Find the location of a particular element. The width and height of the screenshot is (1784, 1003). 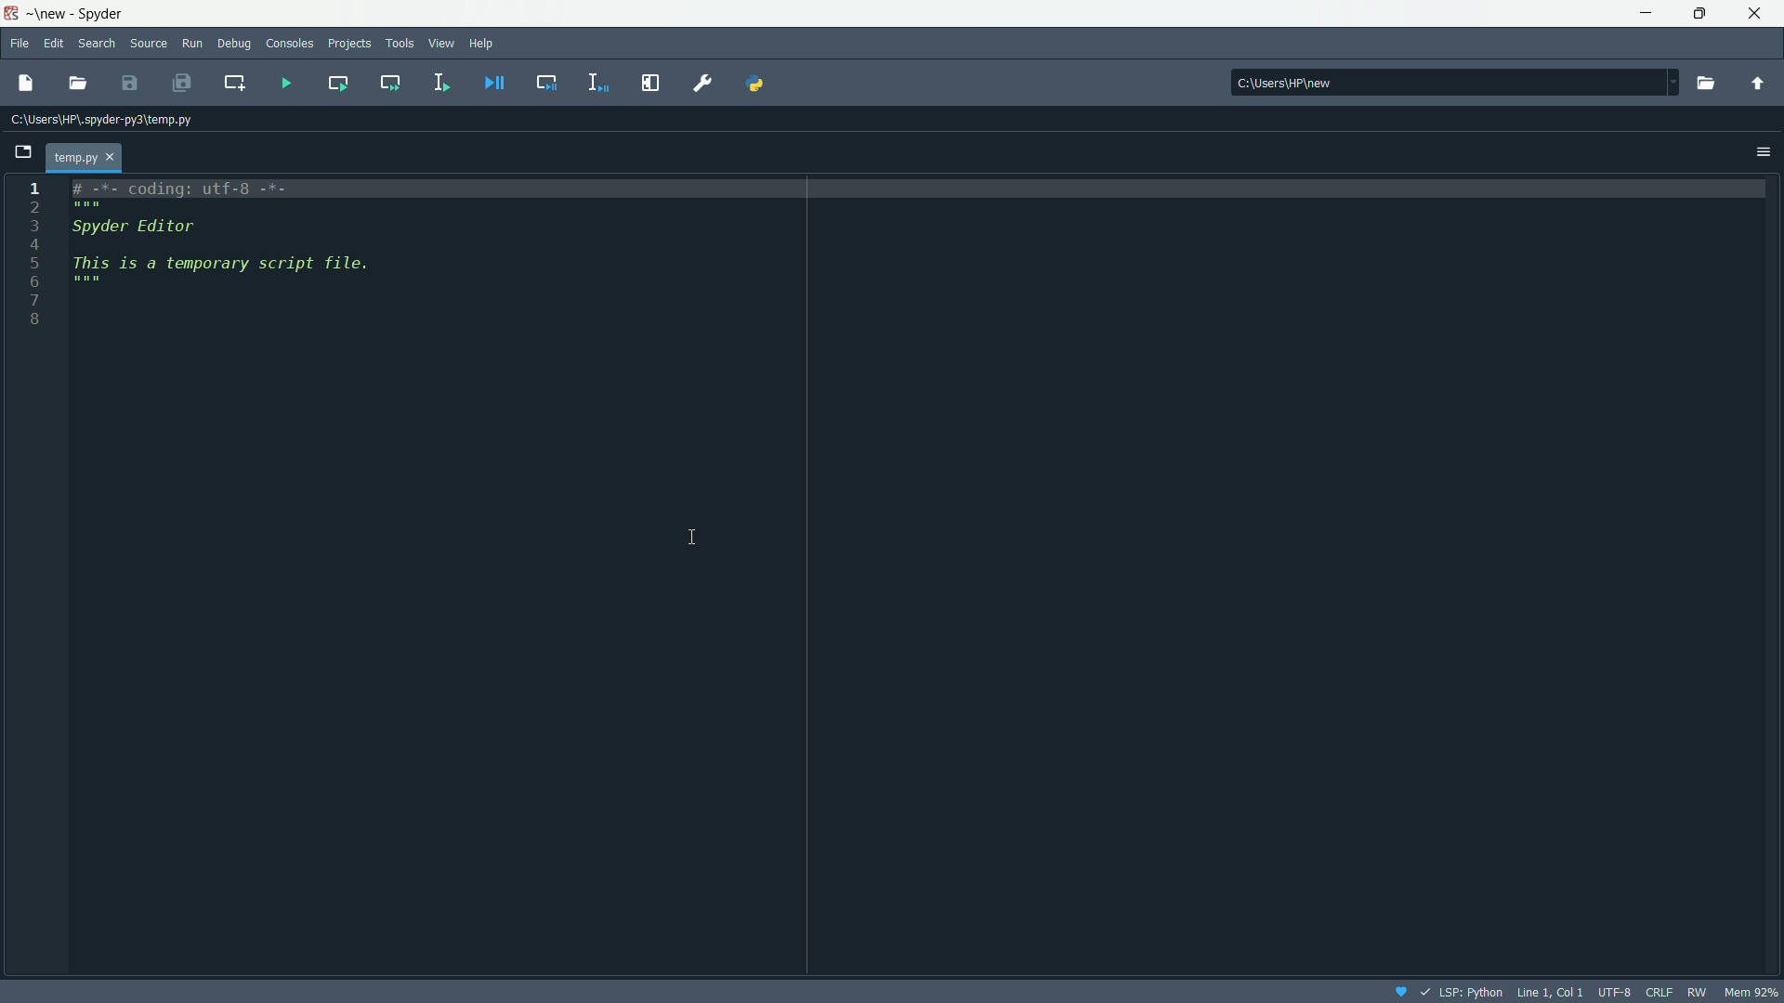

file eol status is located at coordinates (1659, 989).